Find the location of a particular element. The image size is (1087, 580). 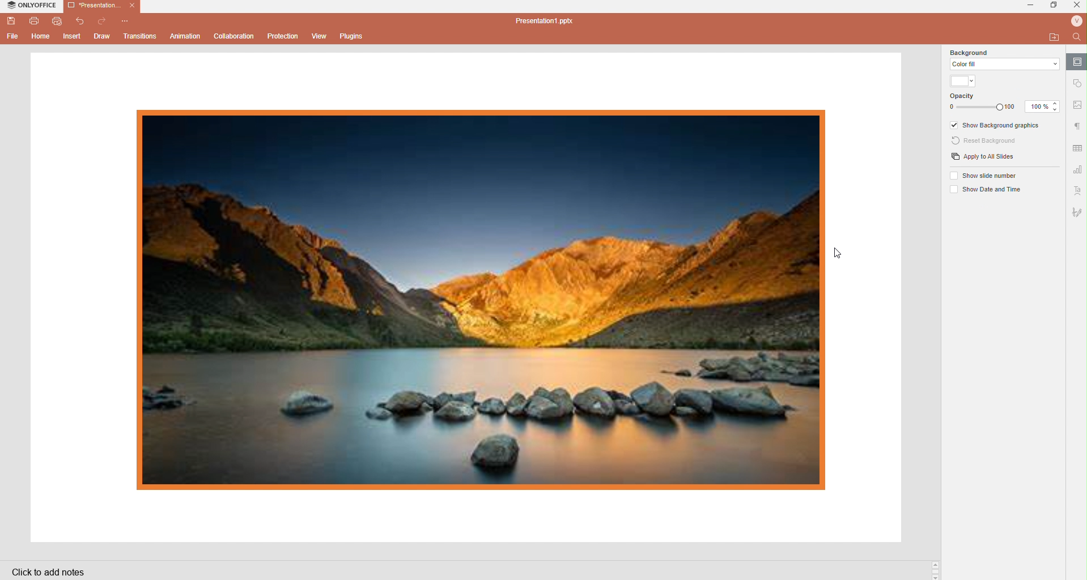

Redo is located at coordinates (103, 20).